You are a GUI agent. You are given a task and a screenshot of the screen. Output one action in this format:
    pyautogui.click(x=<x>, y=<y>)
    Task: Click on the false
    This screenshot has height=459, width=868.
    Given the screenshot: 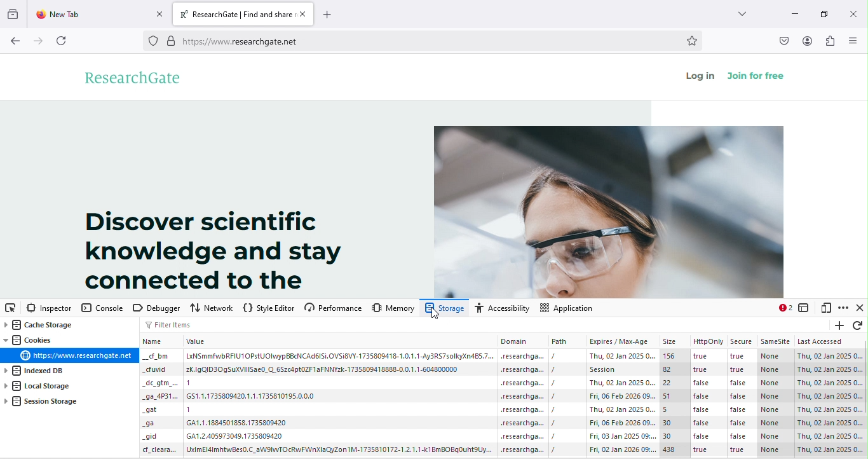 What is the action you would take?
    pyautogui.click(x=701, y=436)
    